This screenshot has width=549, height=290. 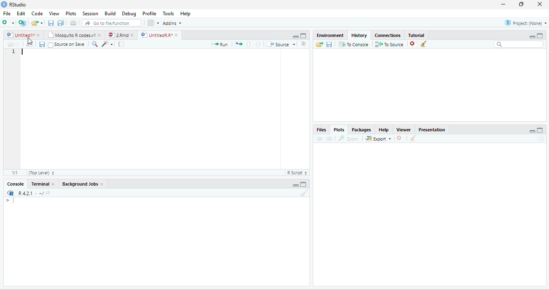 What do you see at coordinates (38, 35) in the screenshot?
I see `close` at bounding box center [38, 35].